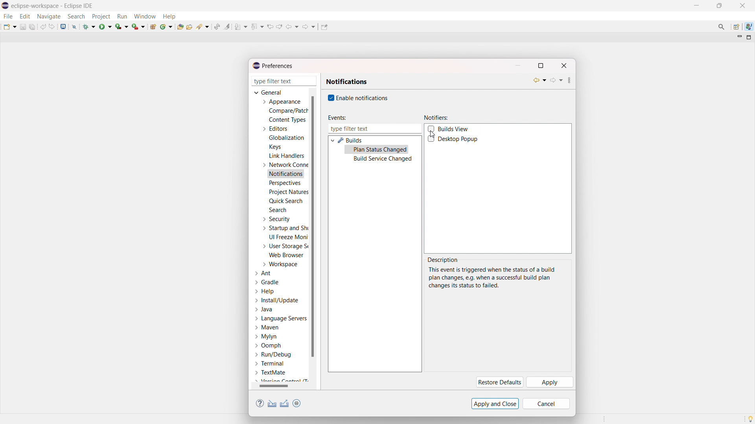 The image size is (755, 424). Describe the element at coordinates (749, 27) in the screenshot. I see `java` at that location.